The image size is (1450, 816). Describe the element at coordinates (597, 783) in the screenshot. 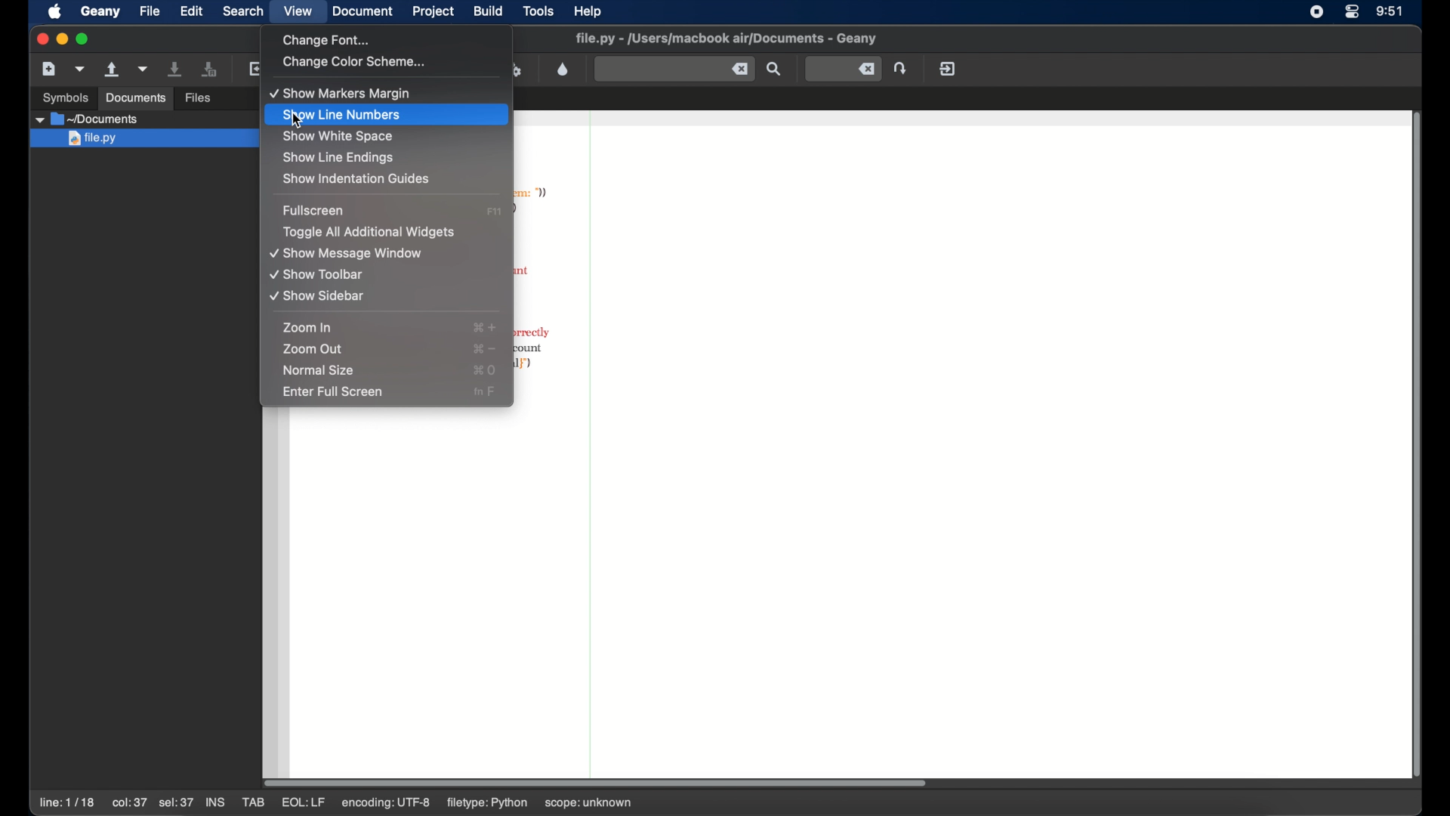

I see `scroll box` at that location.